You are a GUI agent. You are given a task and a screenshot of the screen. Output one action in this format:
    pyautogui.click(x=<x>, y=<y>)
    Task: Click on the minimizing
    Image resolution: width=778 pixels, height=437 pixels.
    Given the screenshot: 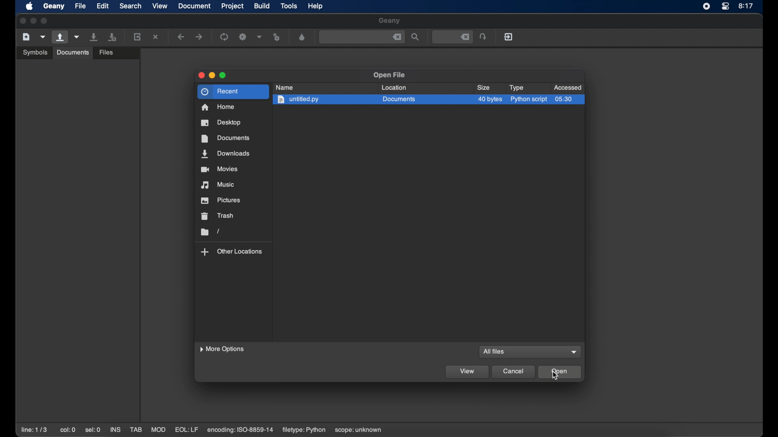 What is the action you would take?
    pyautogui.click(x=212, y=75)
    